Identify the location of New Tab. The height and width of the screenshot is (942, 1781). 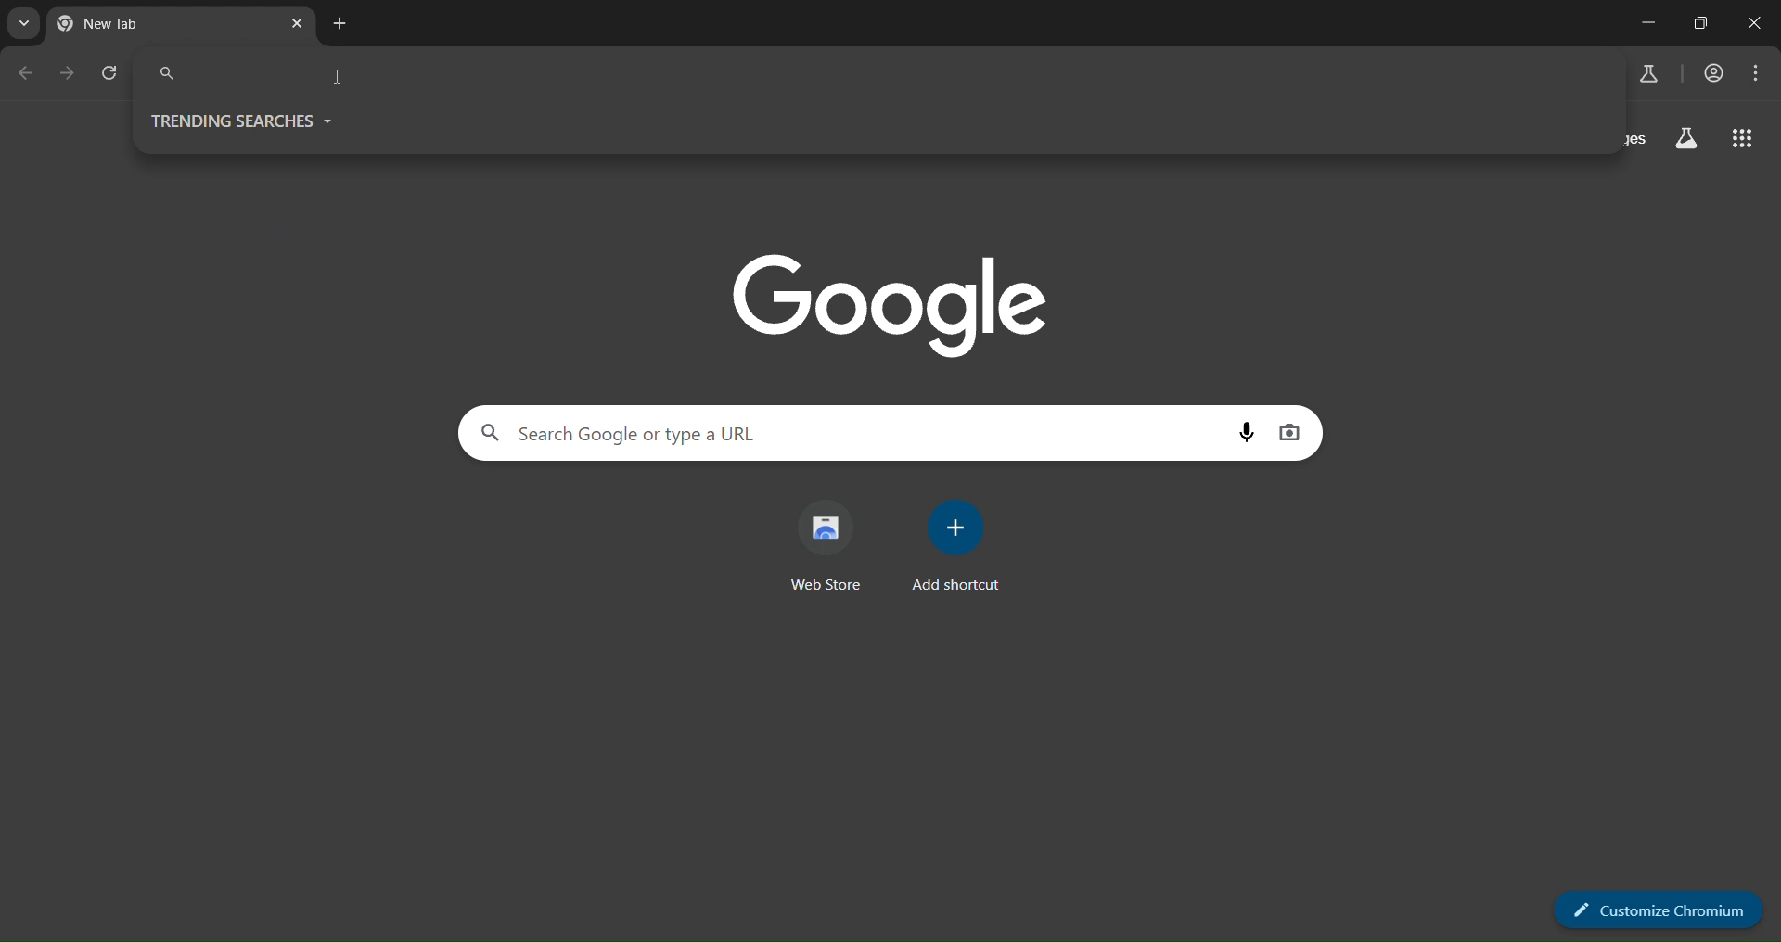
(124, 24).